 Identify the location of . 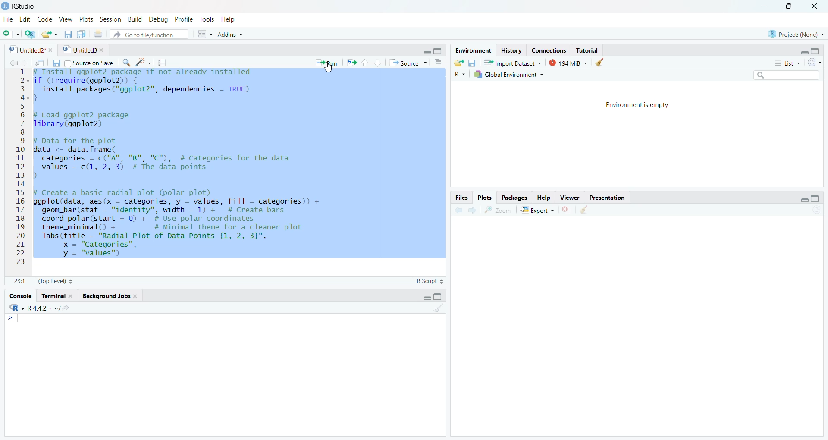
(460, 75).